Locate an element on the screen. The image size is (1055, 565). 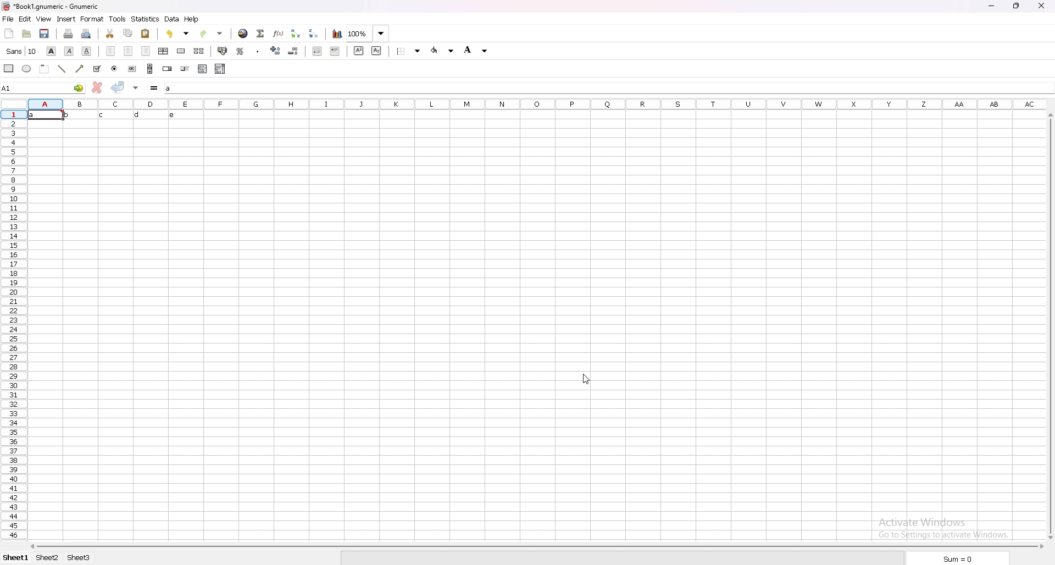
sheet 1 is located at coordinates (16, 557).